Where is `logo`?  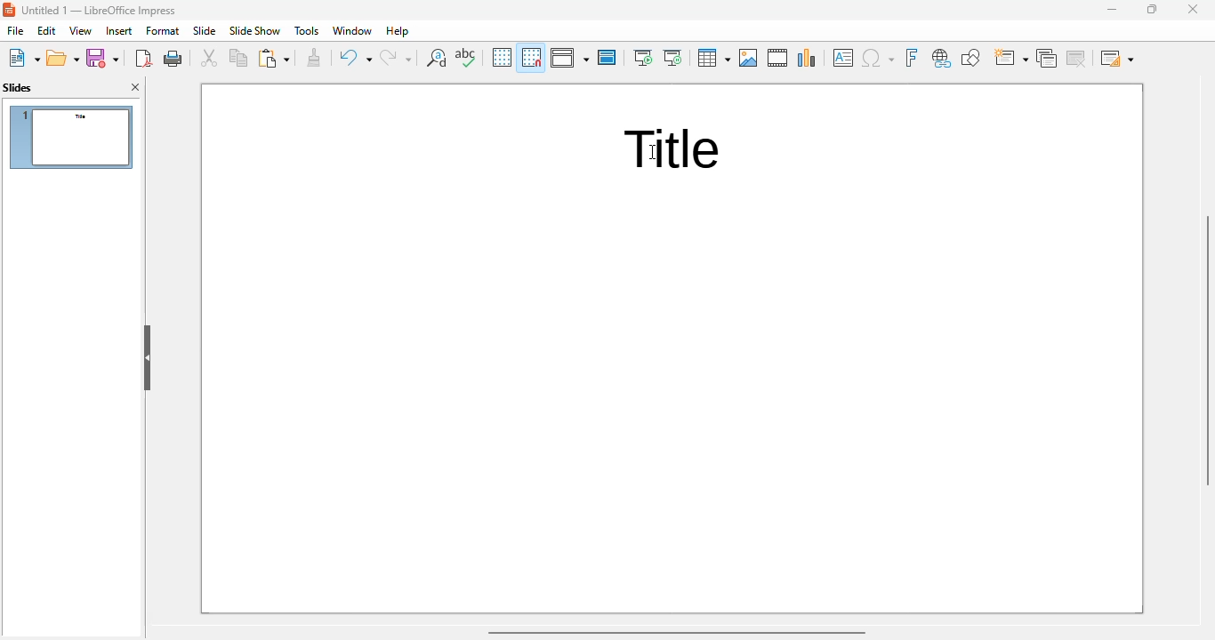 logo is located at coordinates (10, 10).